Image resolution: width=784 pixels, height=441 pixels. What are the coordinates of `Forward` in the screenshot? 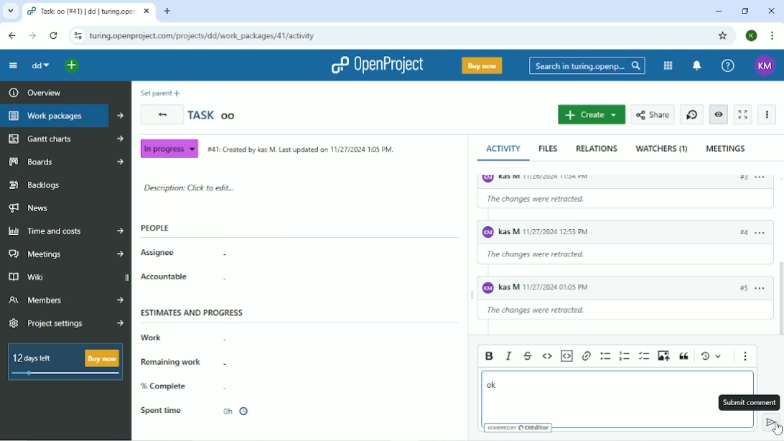 It's located at (32, 36).